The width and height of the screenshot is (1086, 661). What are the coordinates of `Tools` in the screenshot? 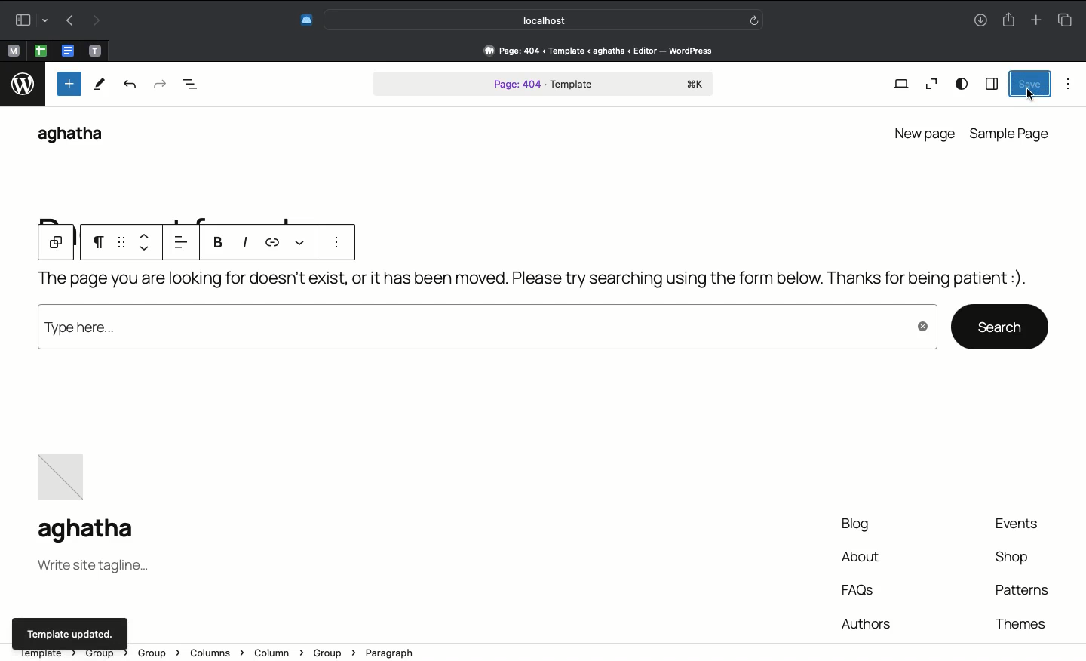 It's located at (99, 85).